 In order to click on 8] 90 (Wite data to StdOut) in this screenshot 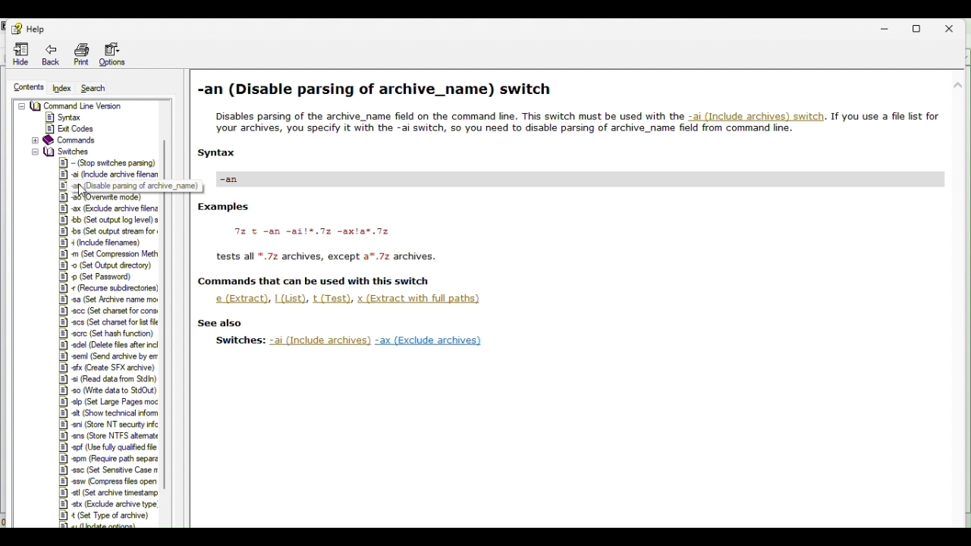, I will do `click(108, 390)`.